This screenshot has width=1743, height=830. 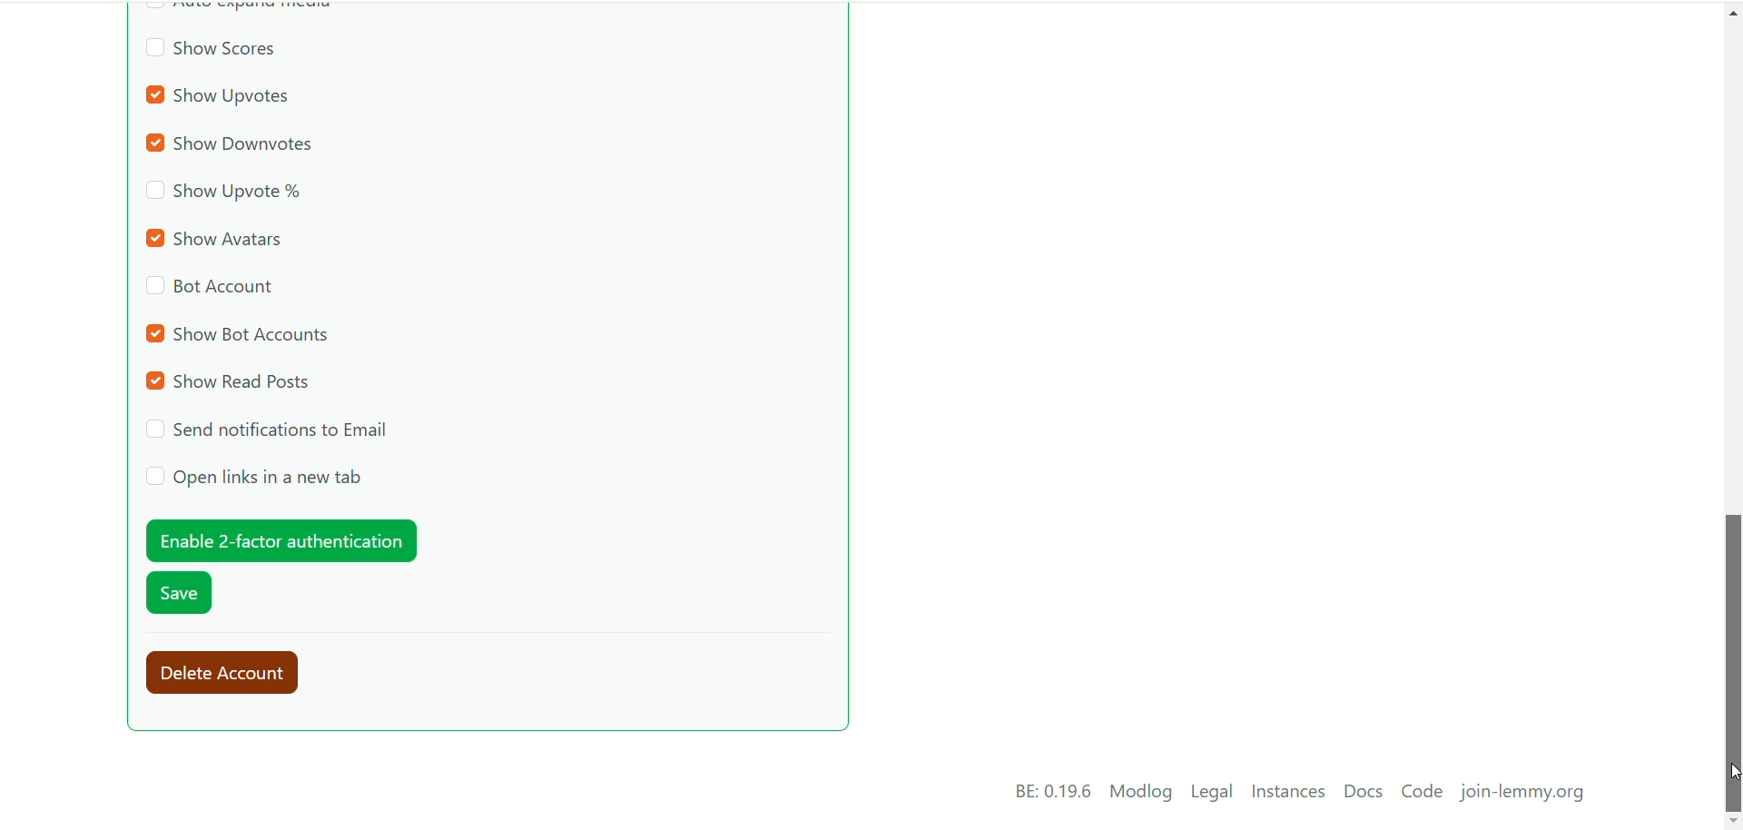 What do you see at coordinates (181, 596) in the screenshot?
I see `save` at bounding box center [181, 596].